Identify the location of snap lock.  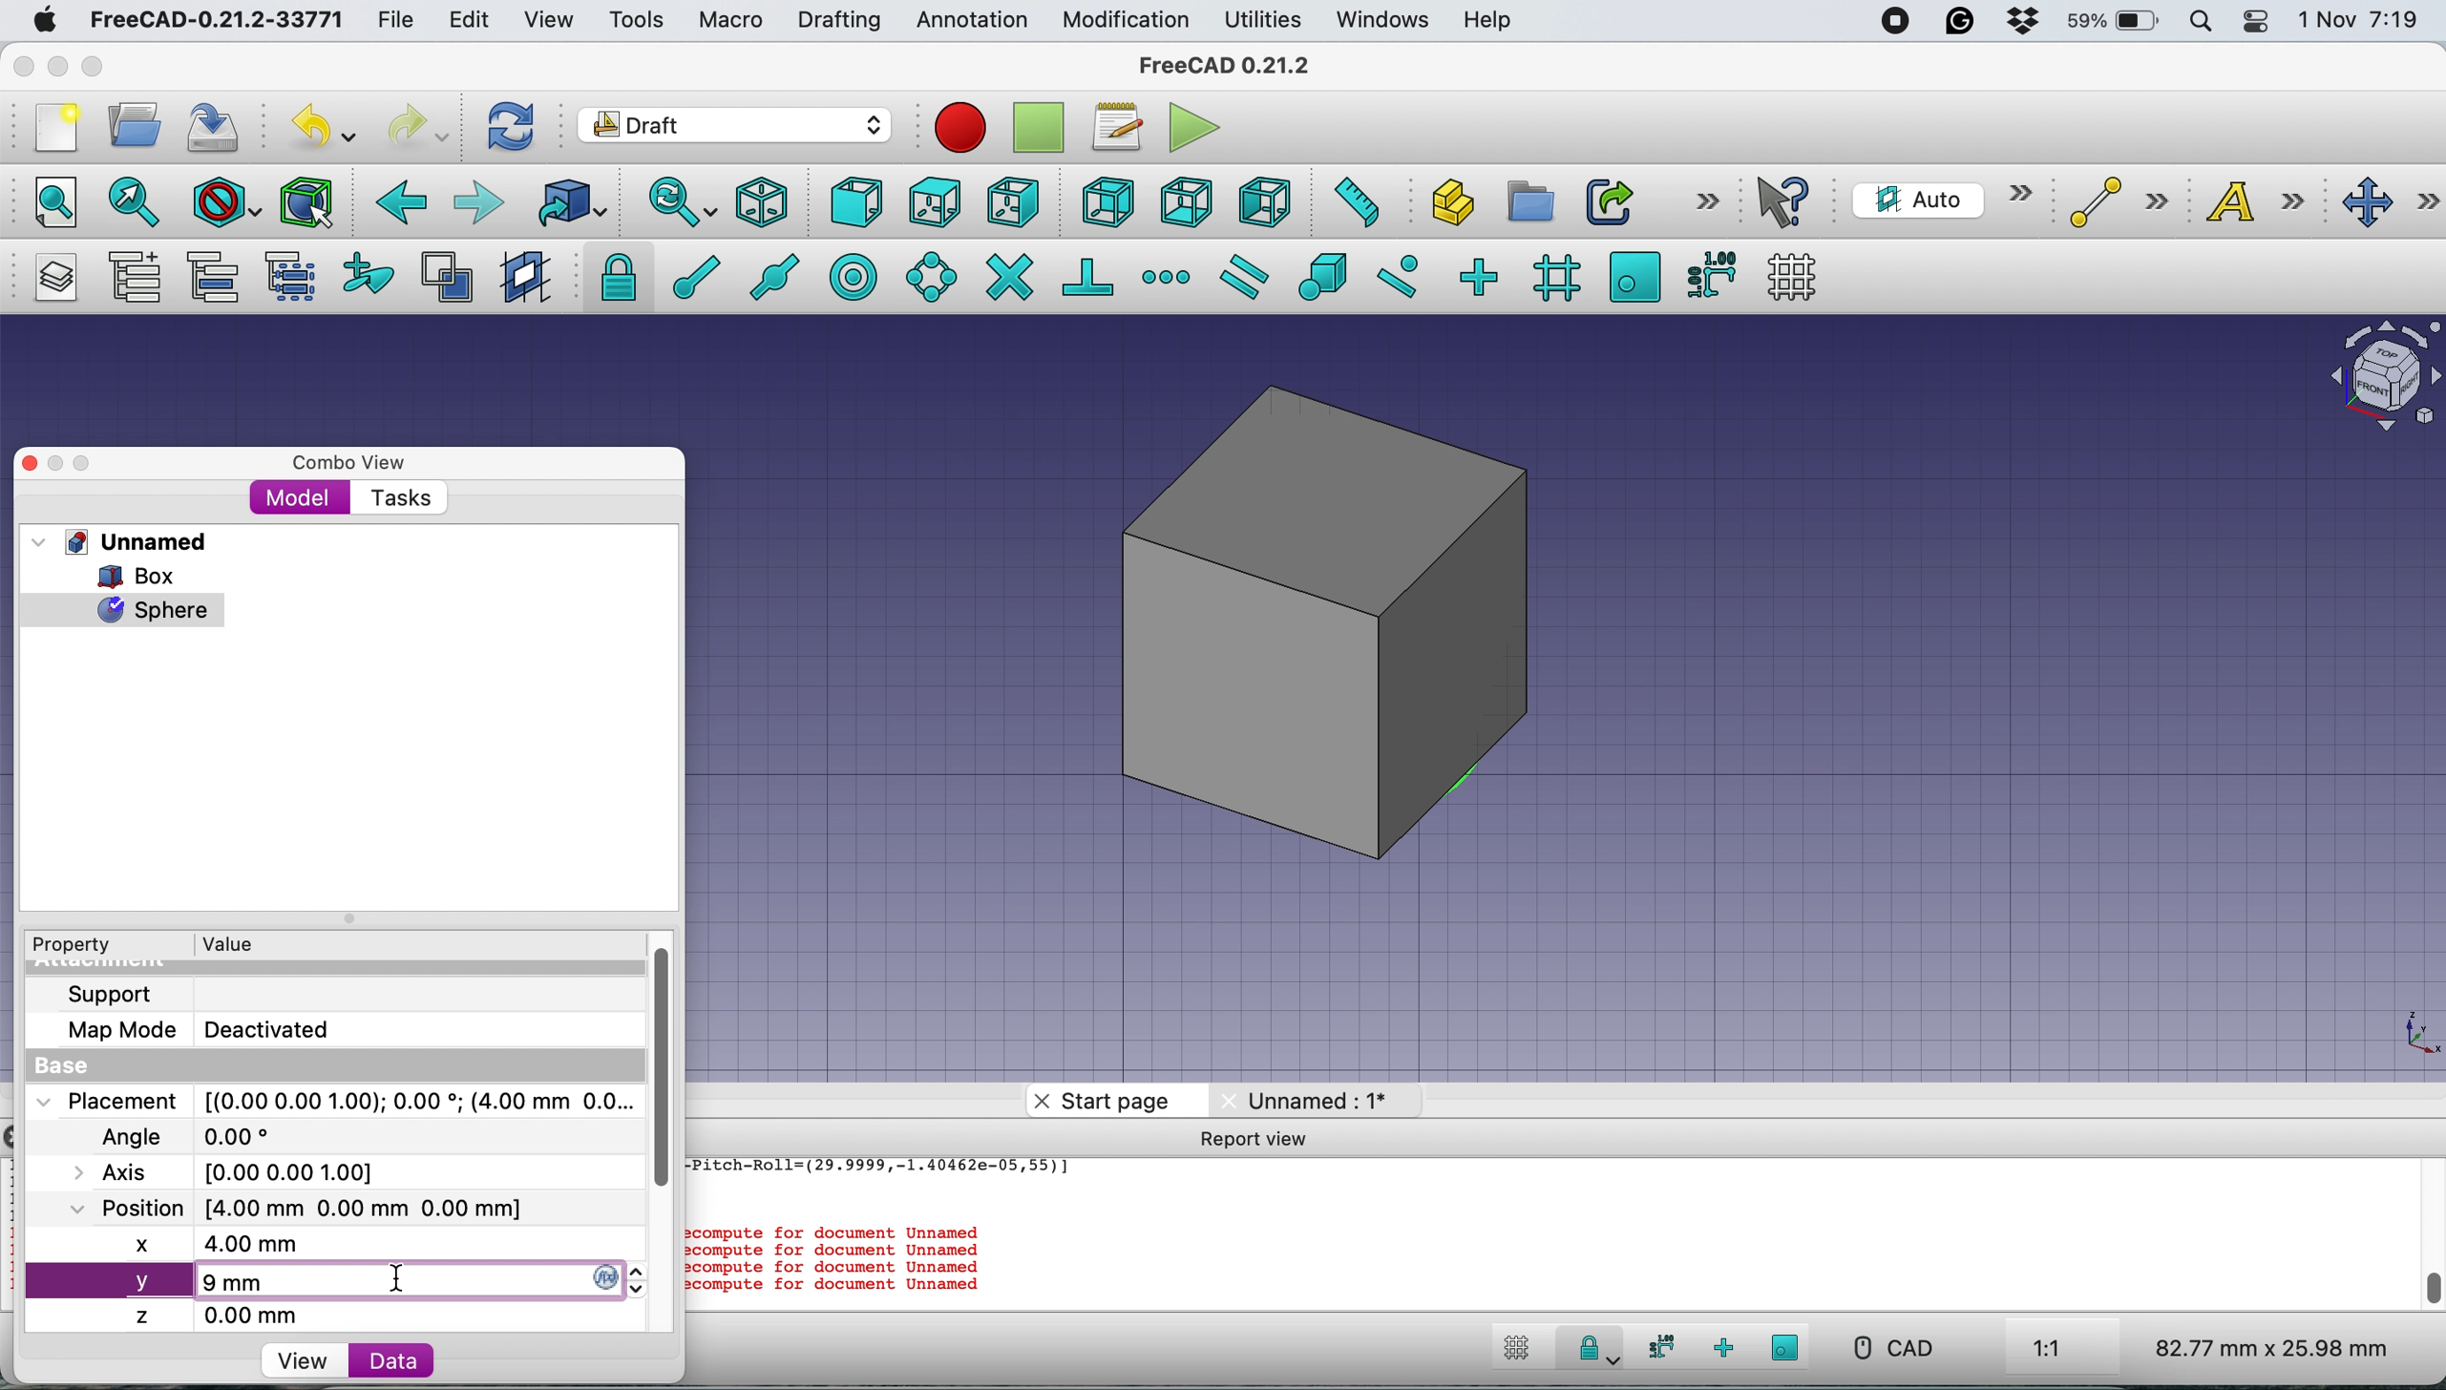
(1589, 1352).